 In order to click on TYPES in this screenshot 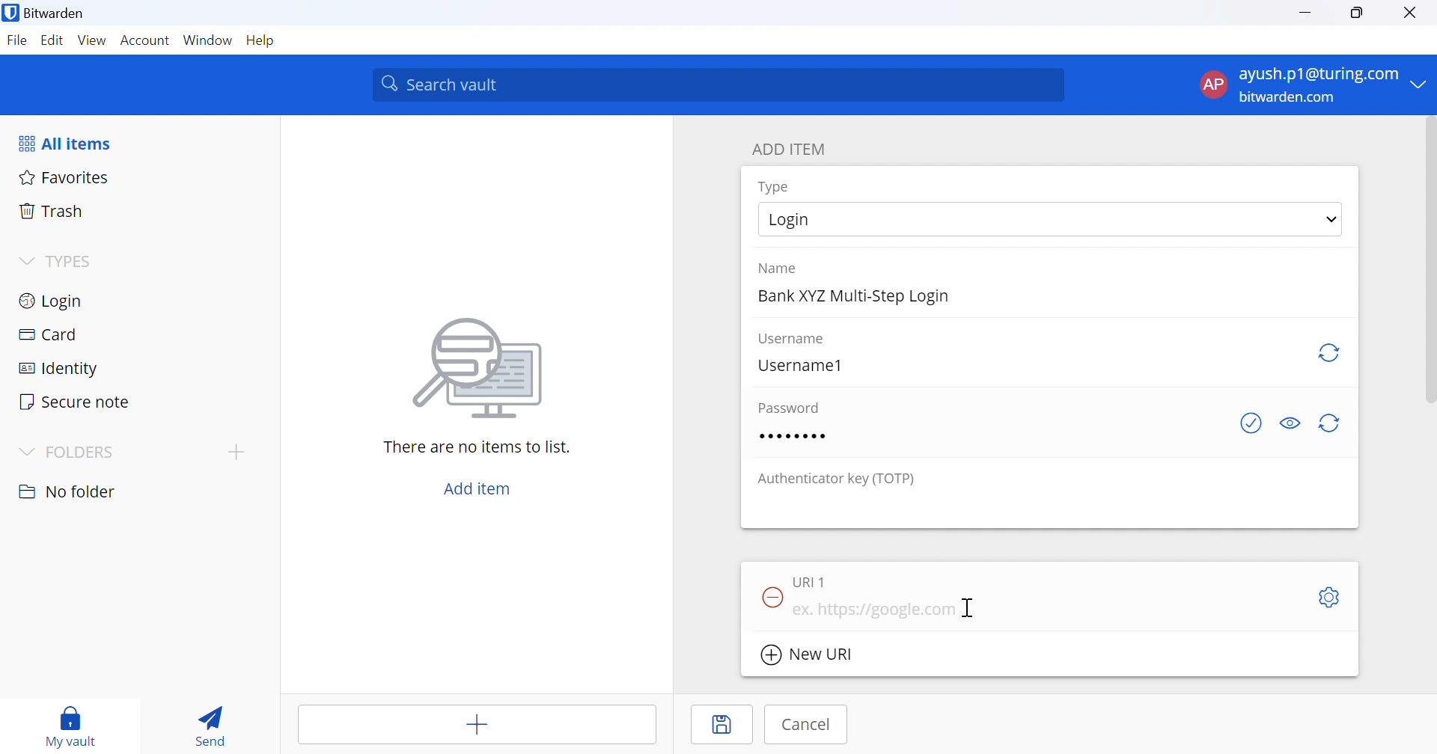, I will do `click(73, 262)`.